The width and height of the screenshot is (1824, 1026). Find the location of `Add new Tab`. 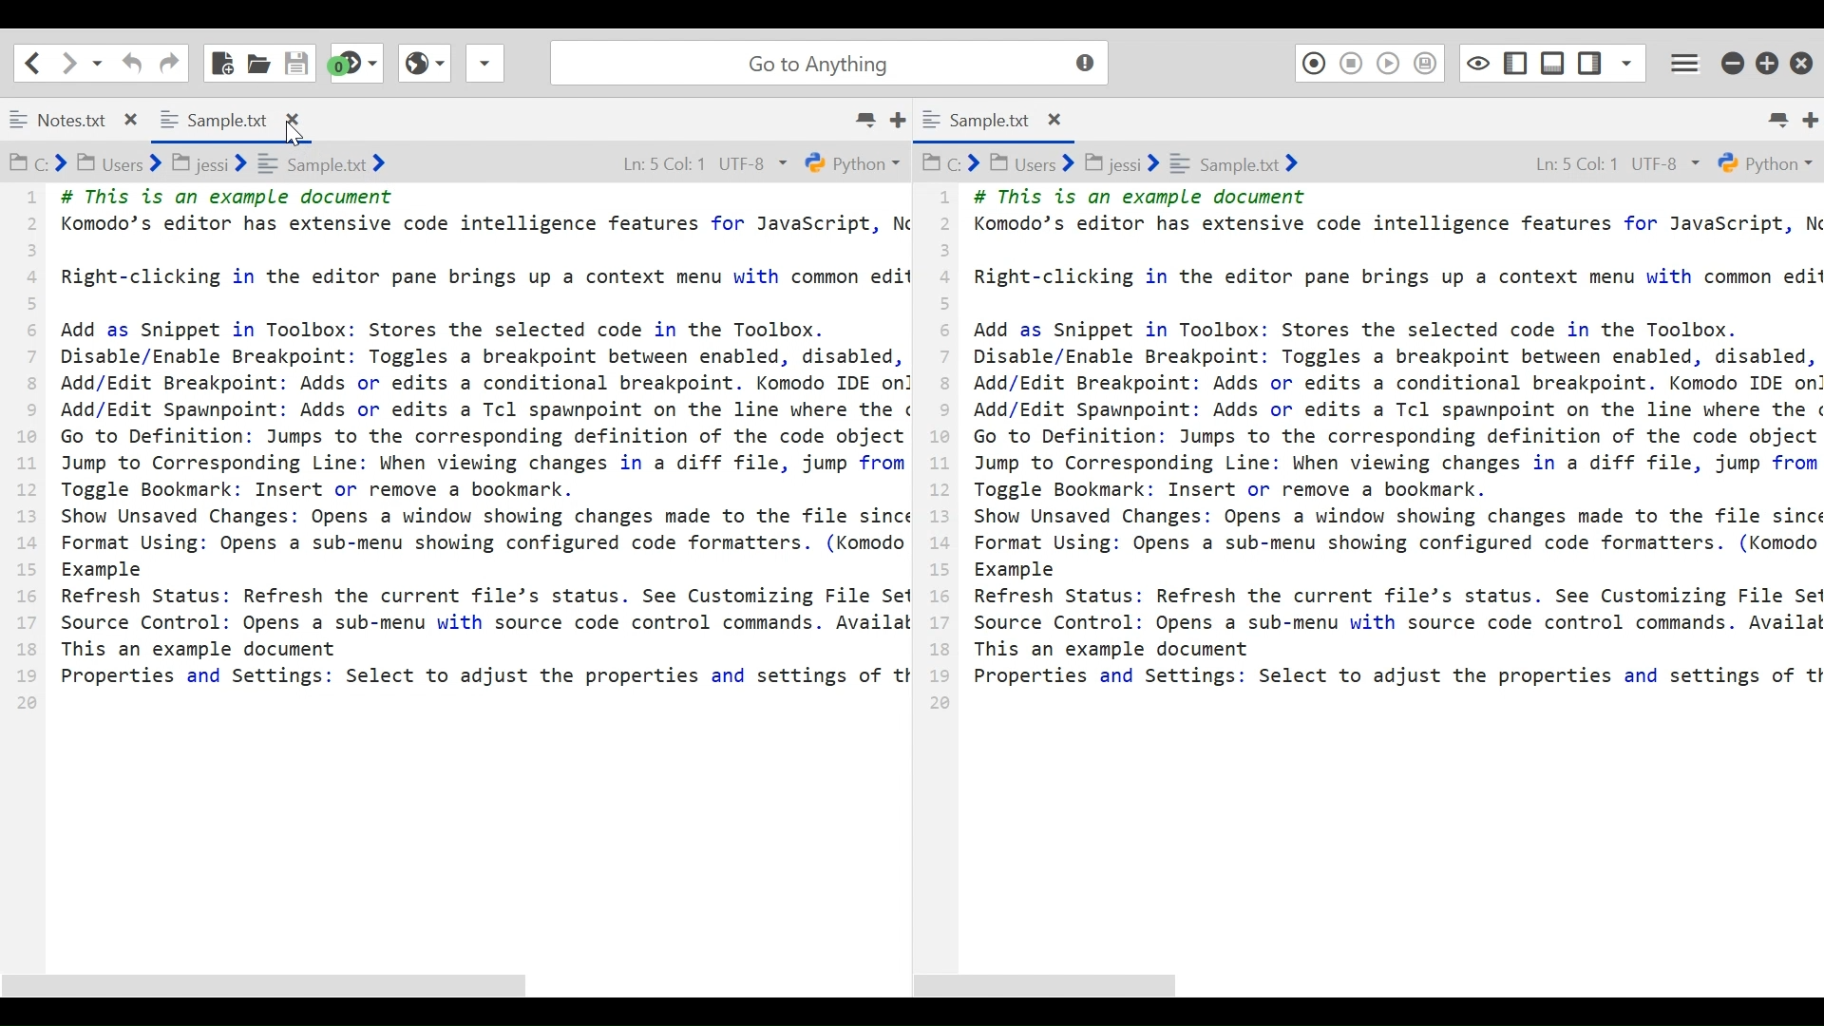

Add new Tab is located at coordinates (1813, 117).